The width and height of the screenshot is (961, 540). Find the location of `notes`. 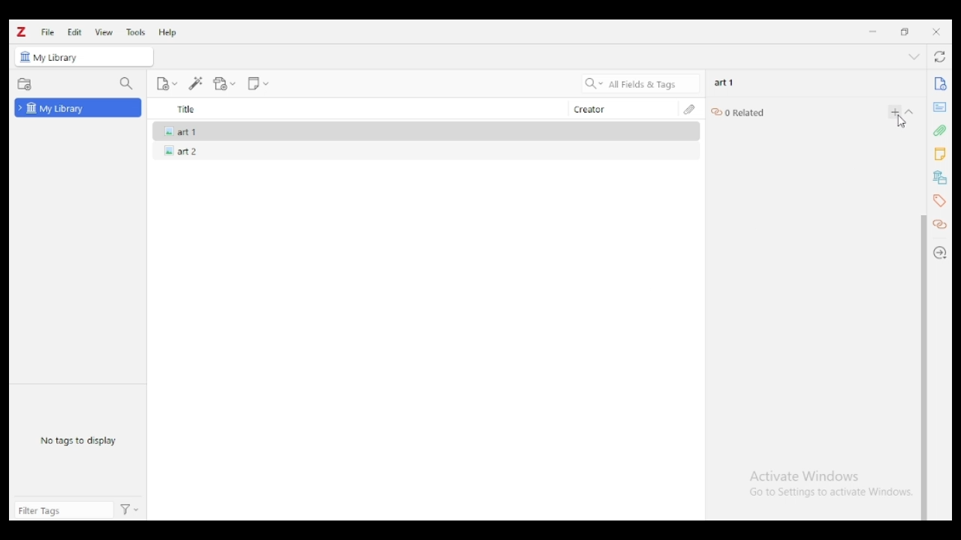

notes is located at coordinates (939, 154).